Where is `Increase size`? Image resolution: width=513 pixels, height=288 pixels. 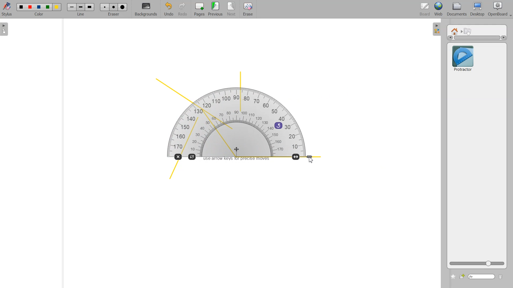 Increase size is located at coordinates (296, 157).